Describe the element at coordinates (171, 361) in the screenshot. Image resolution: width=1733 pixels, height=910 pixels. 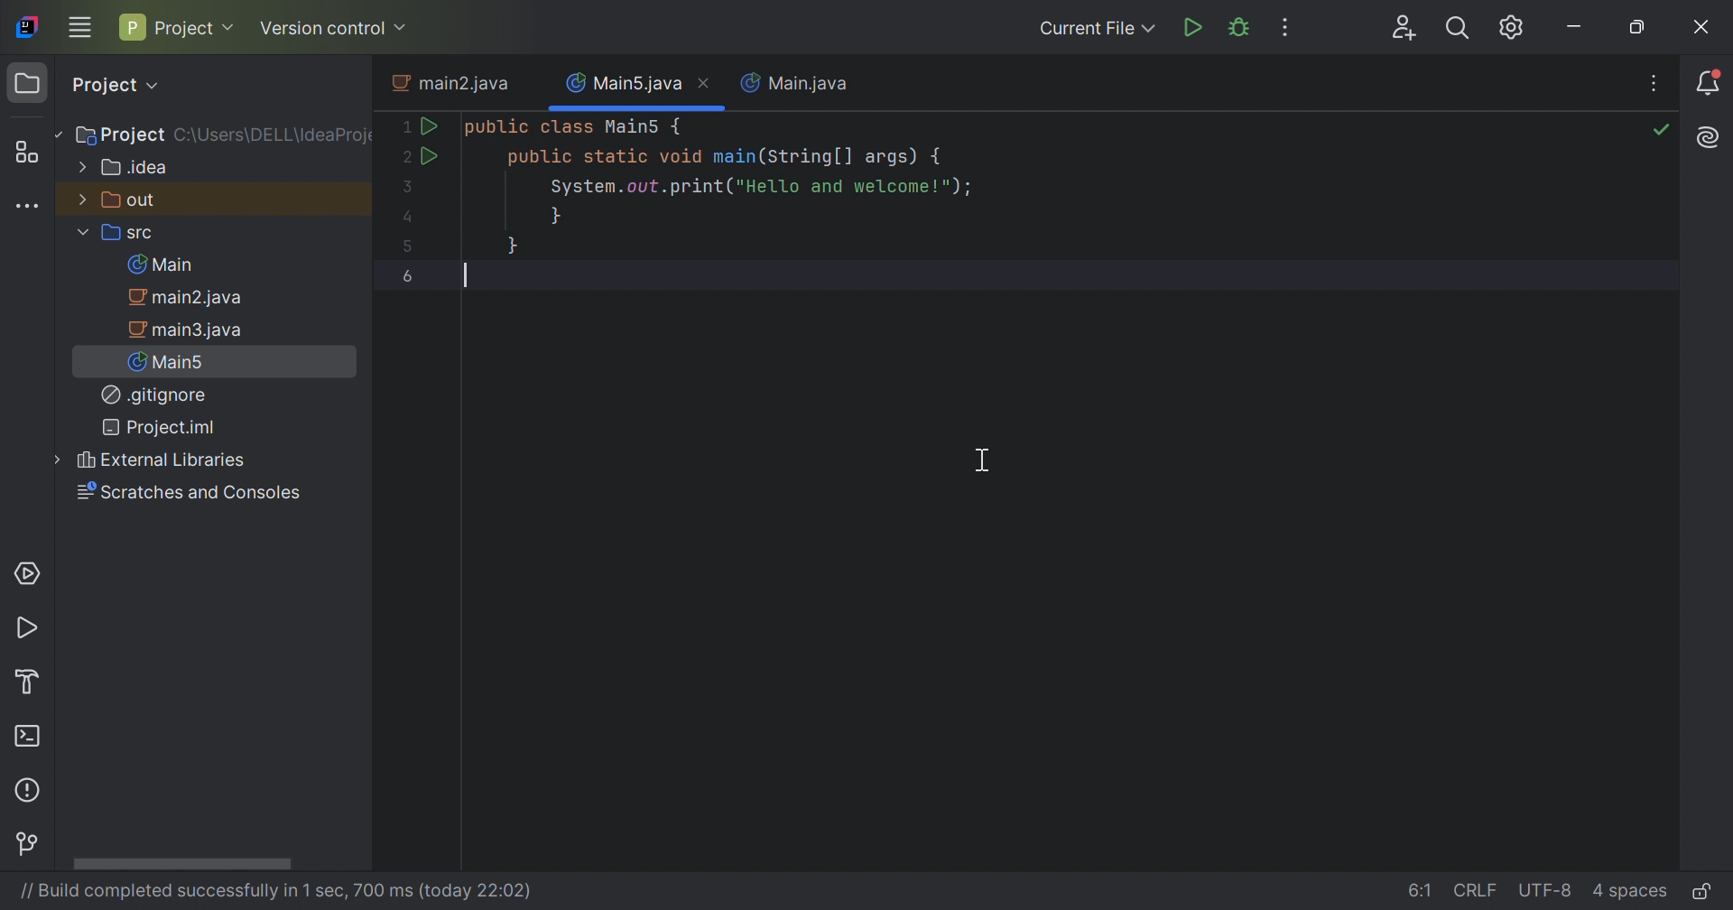
I see `Main5` at that location.